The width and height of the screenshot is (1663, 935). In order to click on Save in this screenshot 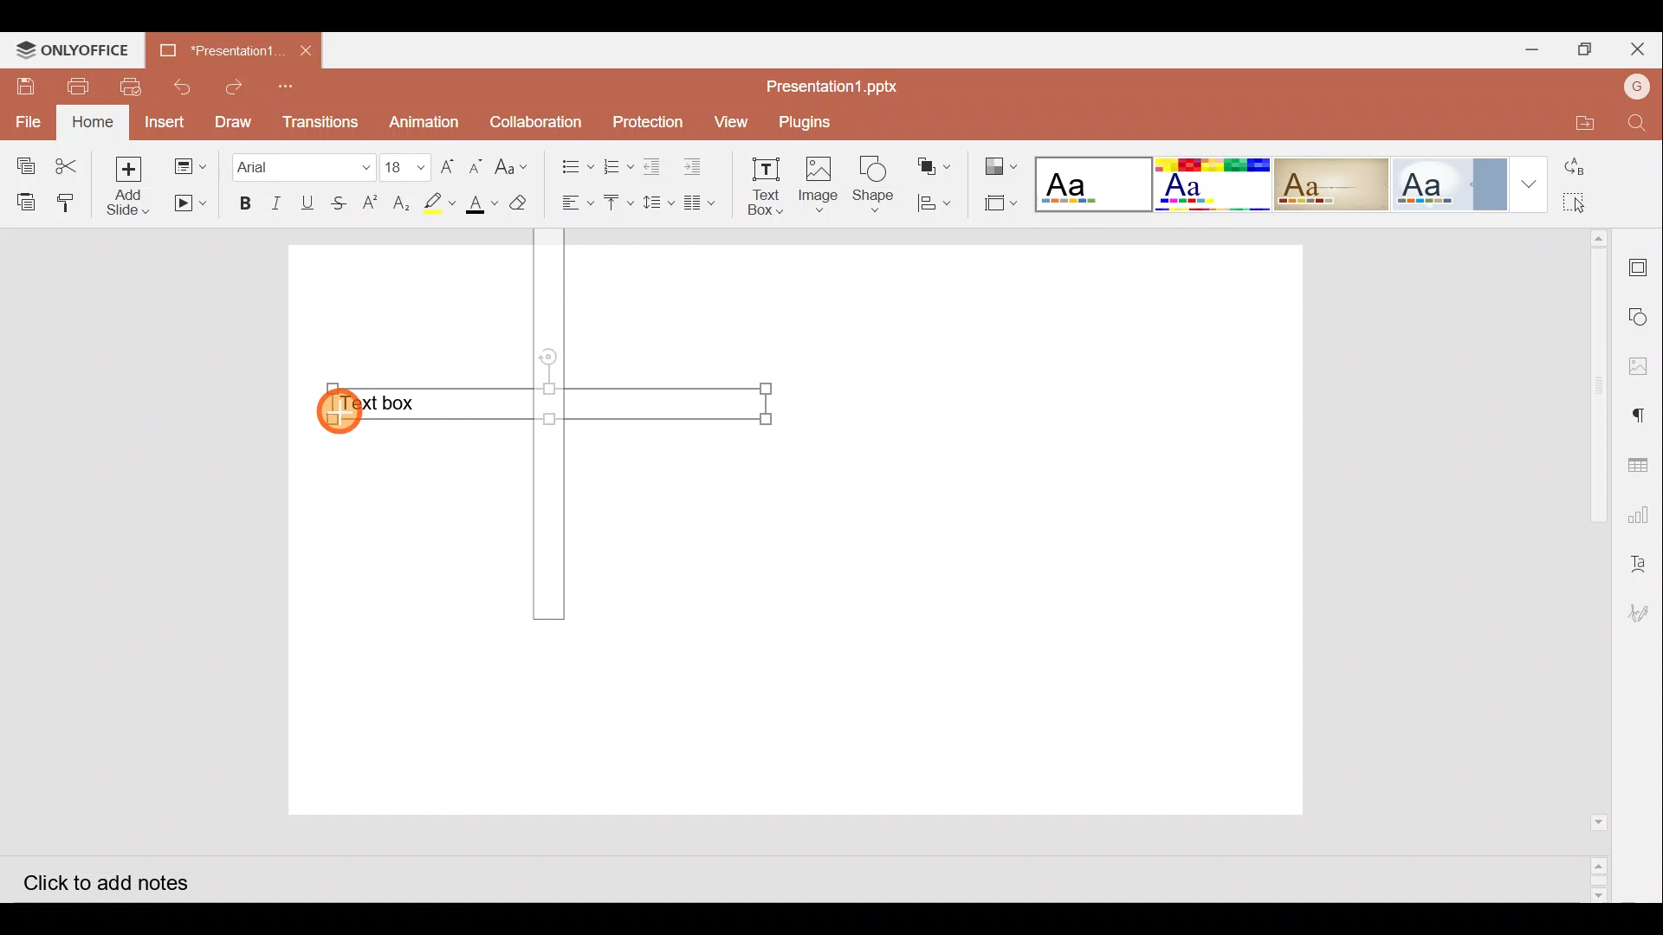, I will do `click(22, 87)`.